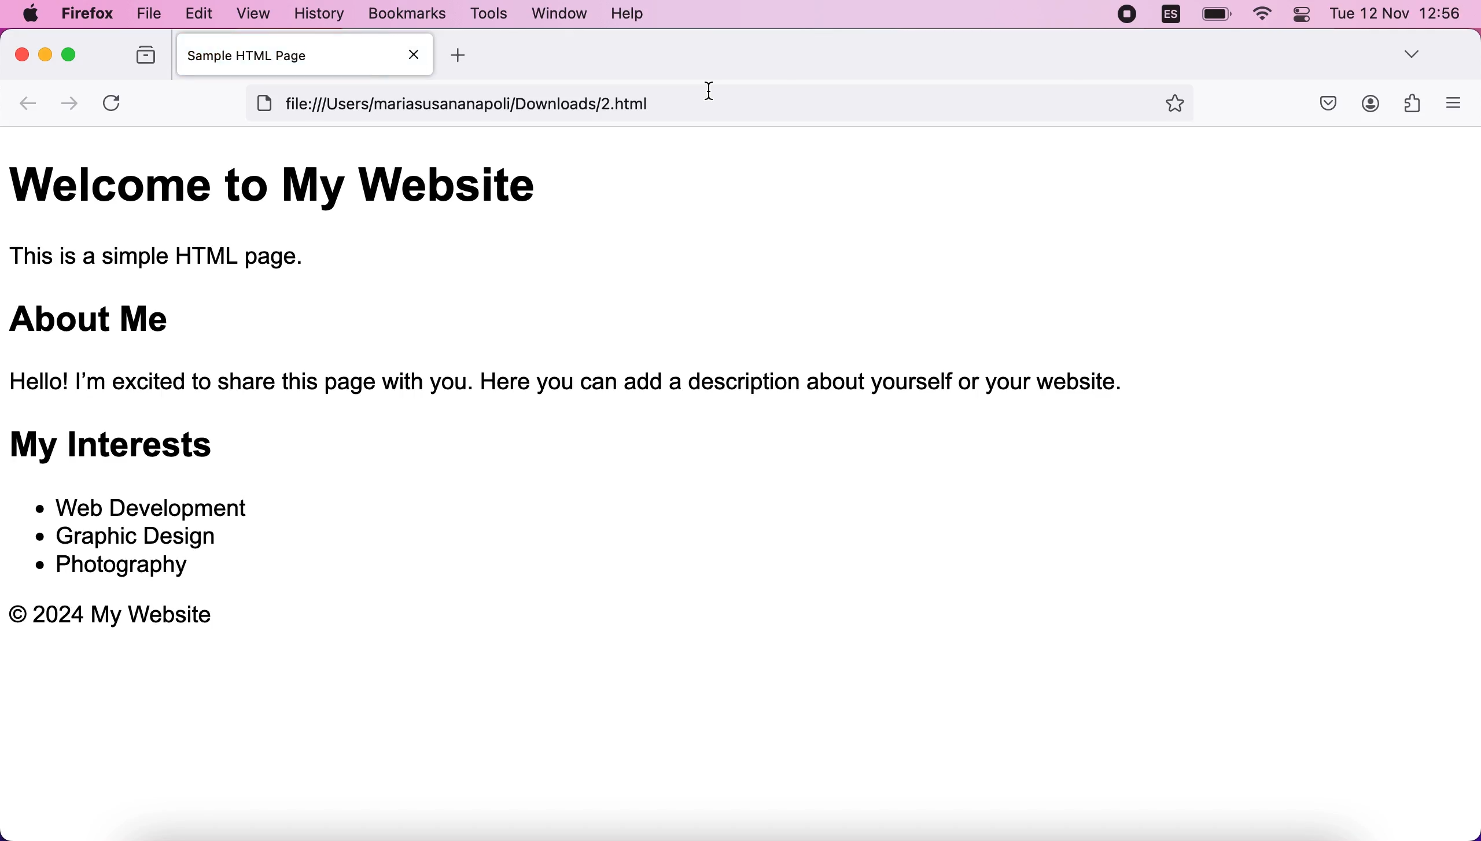 This screenshot has width=1481, height=841. What do you see at coordinates (1173, 15) in the screenshot?
I see `language` at bounding box center [1173, 15].